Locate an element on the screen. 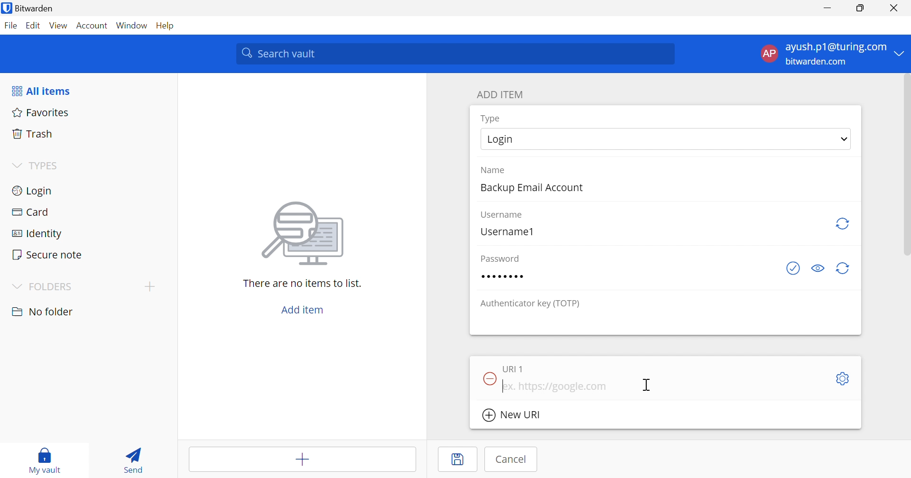 The width and height of the screenshot is (911, 478). image is located at coordinates (303, 235).